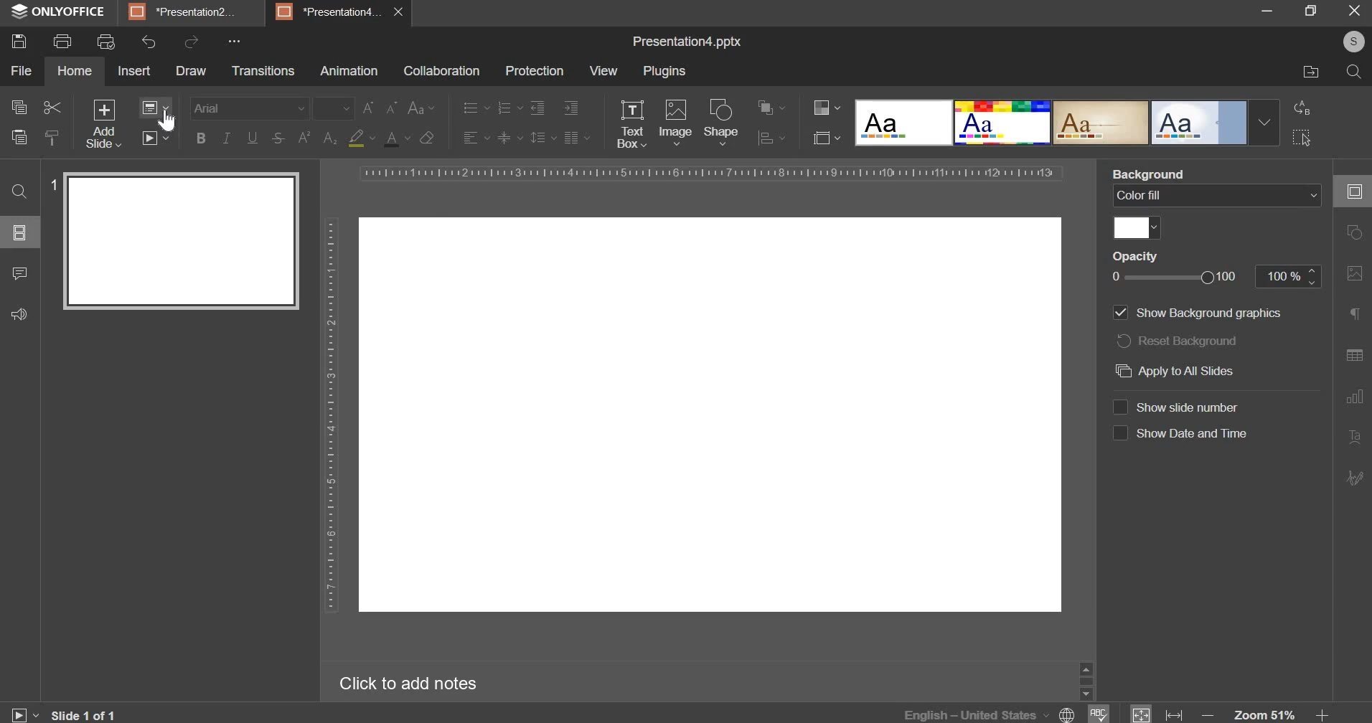  I want to click on protection, so click(535, 71).